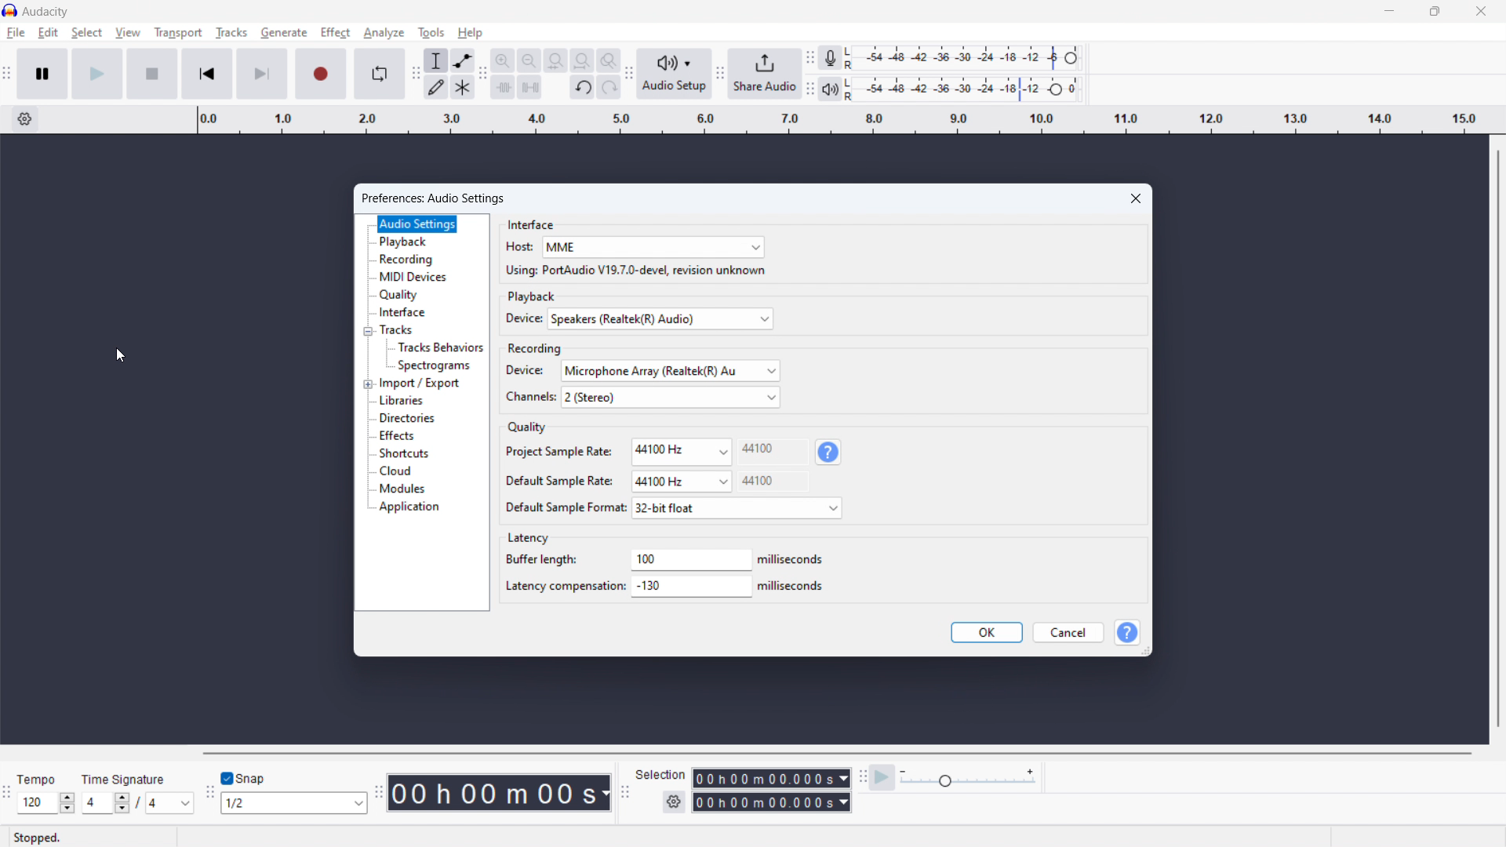 The height and width of the screenshot is (847, 1506). I want to click on expand, so click(368, 385).